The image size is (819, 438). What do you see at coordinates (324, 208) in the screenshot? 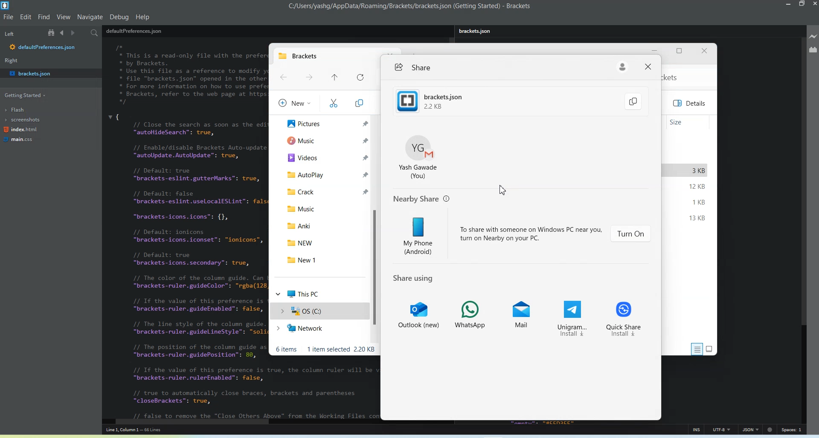
I see `Music` at bounding box center [324, 208].